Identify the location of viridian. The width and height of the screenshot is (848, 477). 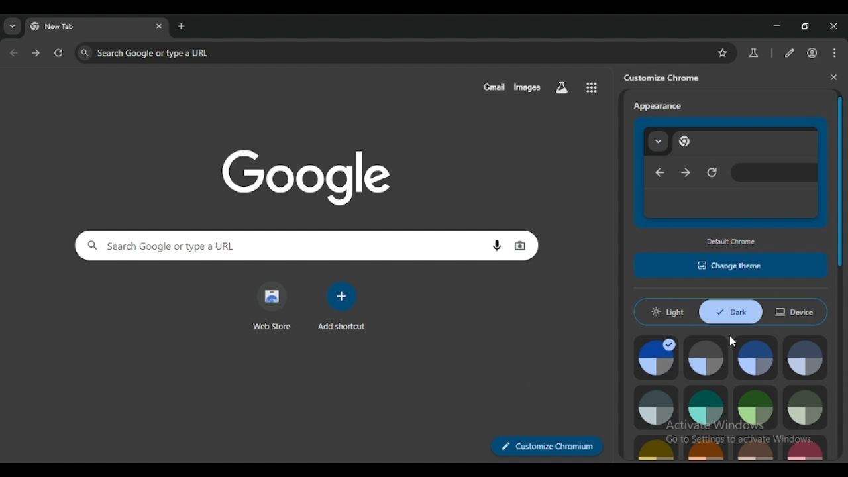
(805, 407).